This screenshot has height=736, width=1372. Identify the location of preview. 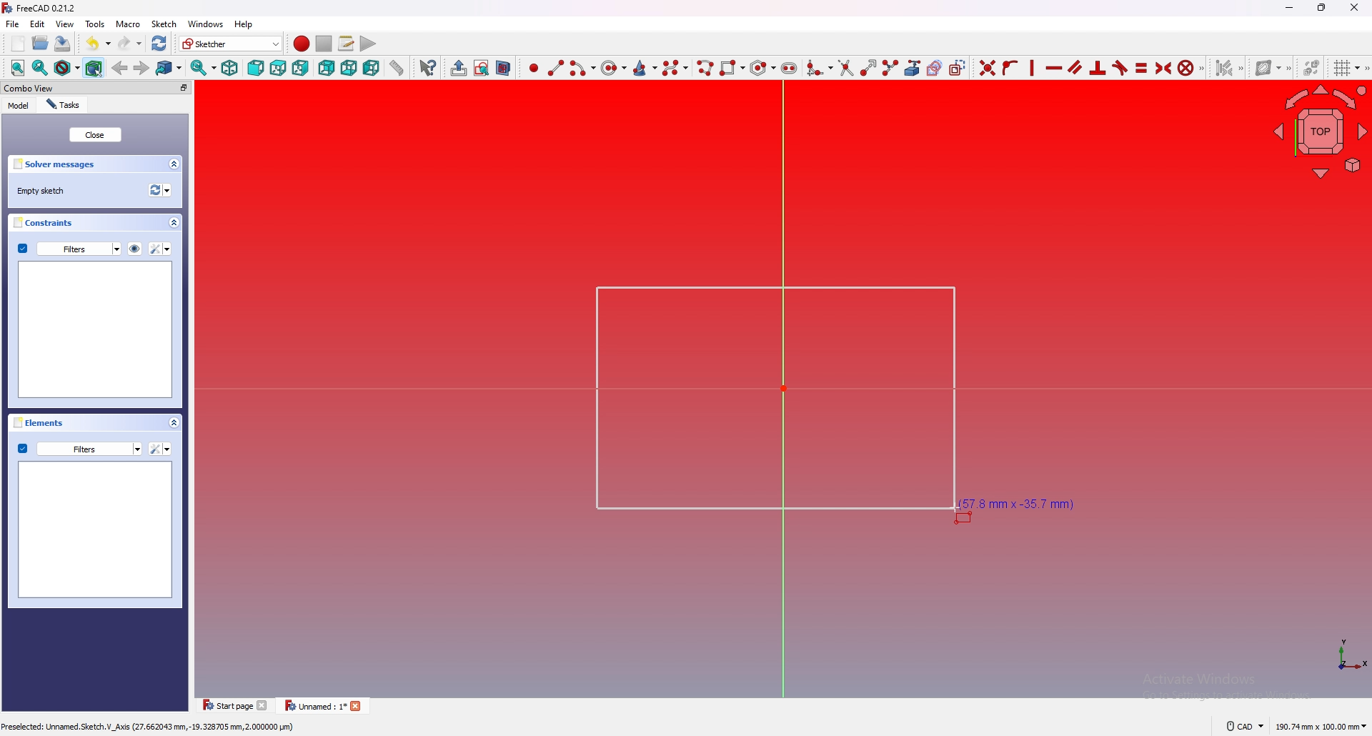
(94, 329).